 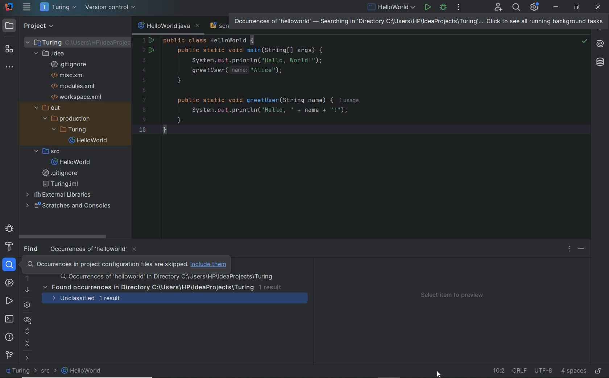 What do you see at coordinates (59, 7) in the screenshot?
I see `project name` at bounding box center [59, 7].